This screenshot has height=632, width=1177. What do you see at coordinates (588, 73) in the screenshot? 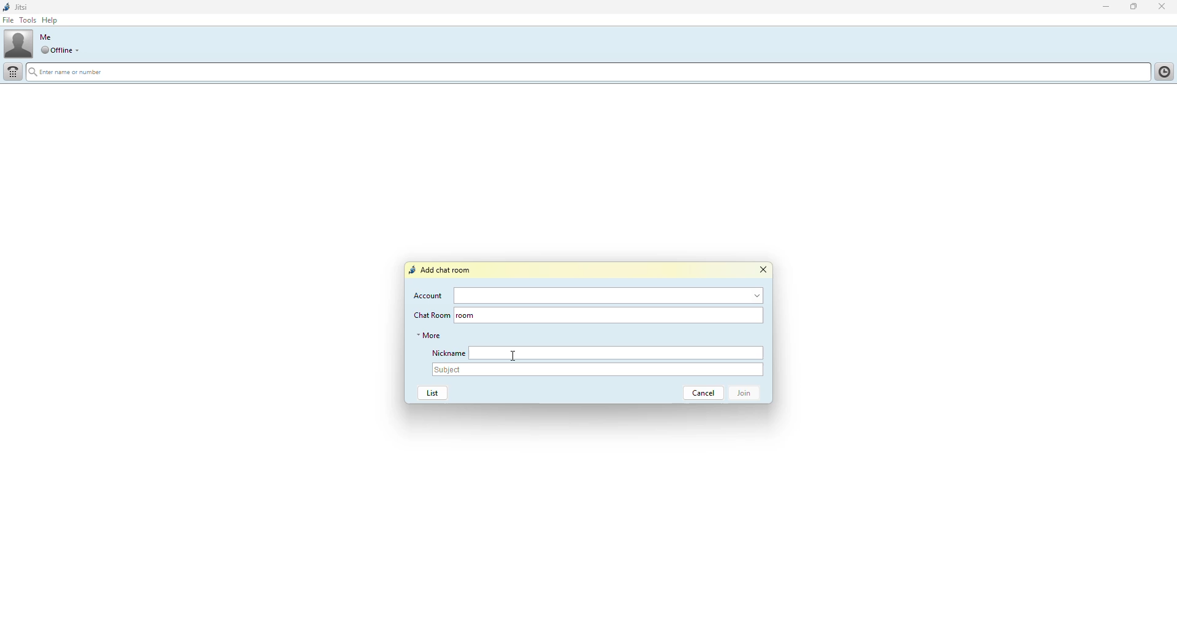
I see `search name` at bounding box center [588, 73].